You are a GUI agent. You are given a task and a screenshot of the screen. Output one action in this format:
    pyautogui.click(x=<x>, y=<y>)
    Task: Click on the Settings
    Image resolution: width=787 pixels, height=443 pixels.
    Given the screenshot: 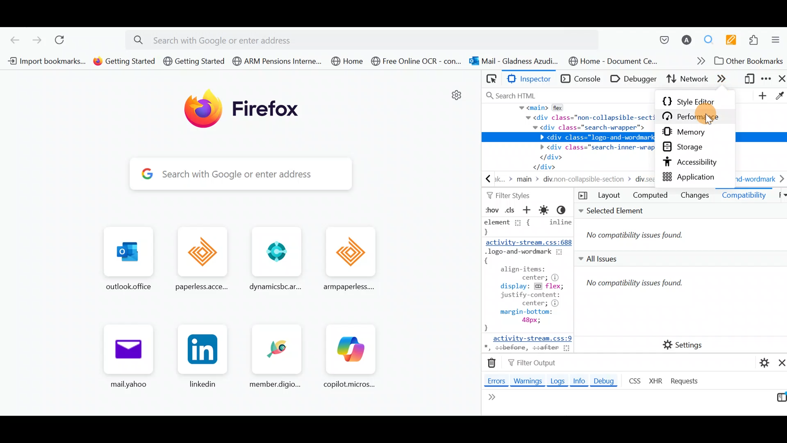 What is the action you would take?
    pyautogui.click(x=684, y=344)
    